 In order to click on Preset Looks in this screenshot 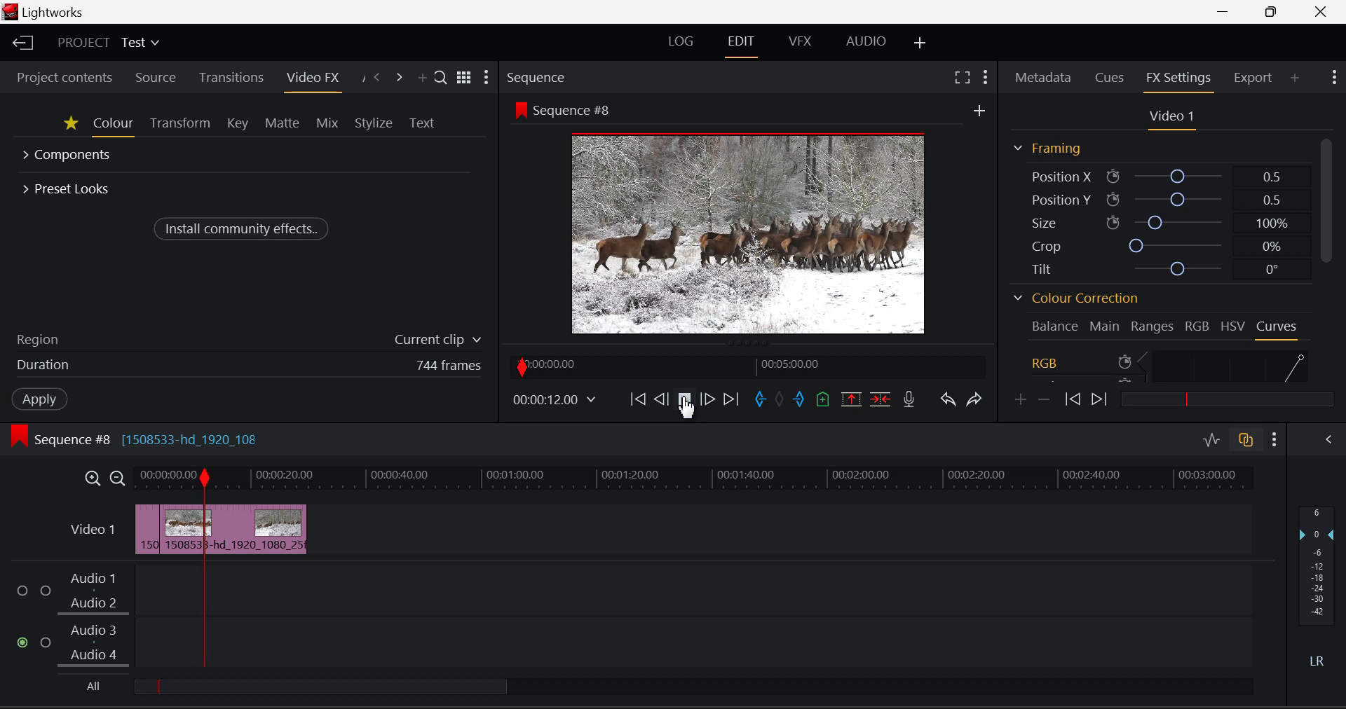, I will do `click(68, 187)`.